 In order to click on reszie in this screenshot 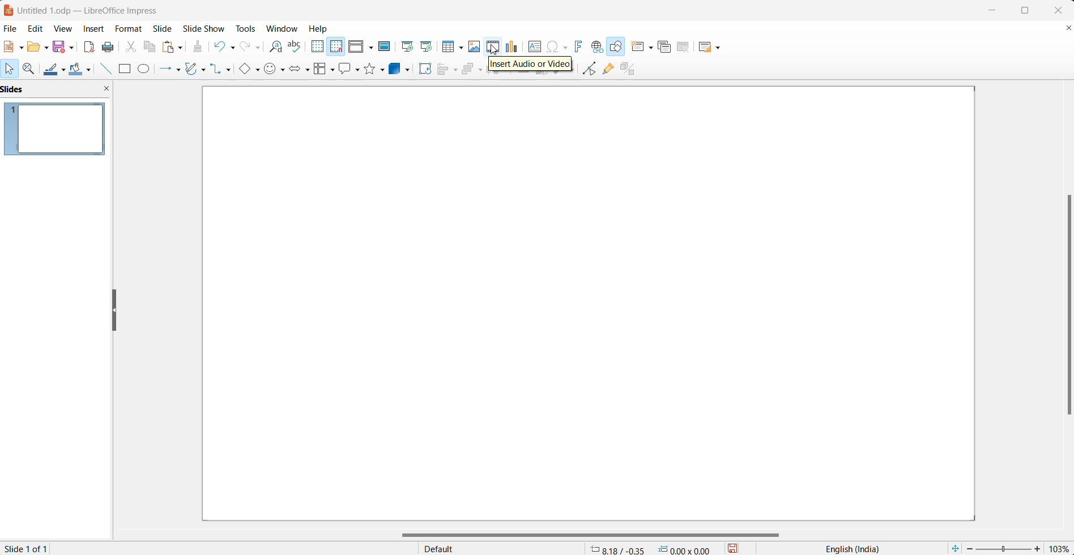, I will do `click(115, 307)`.